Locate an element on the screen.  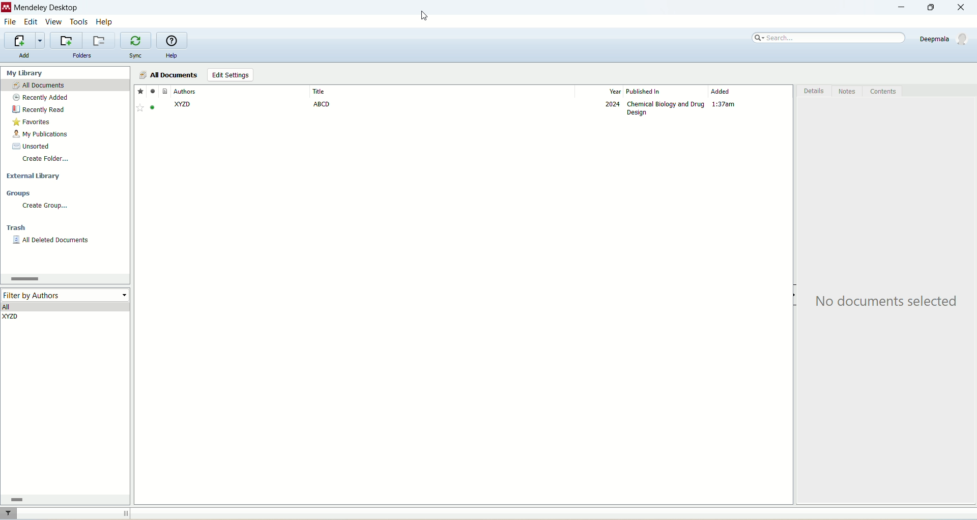
import is located at coordinates (23, 41).